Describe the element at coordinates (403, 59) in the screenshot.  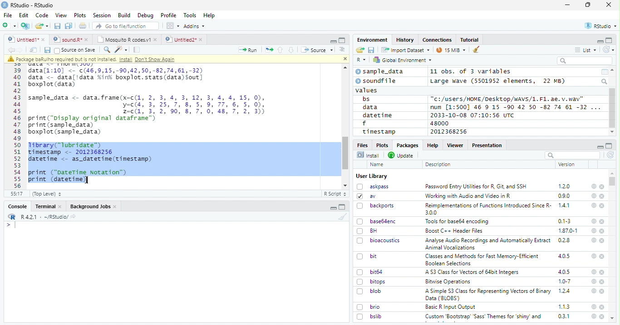
I see `Global Environment` at that location.